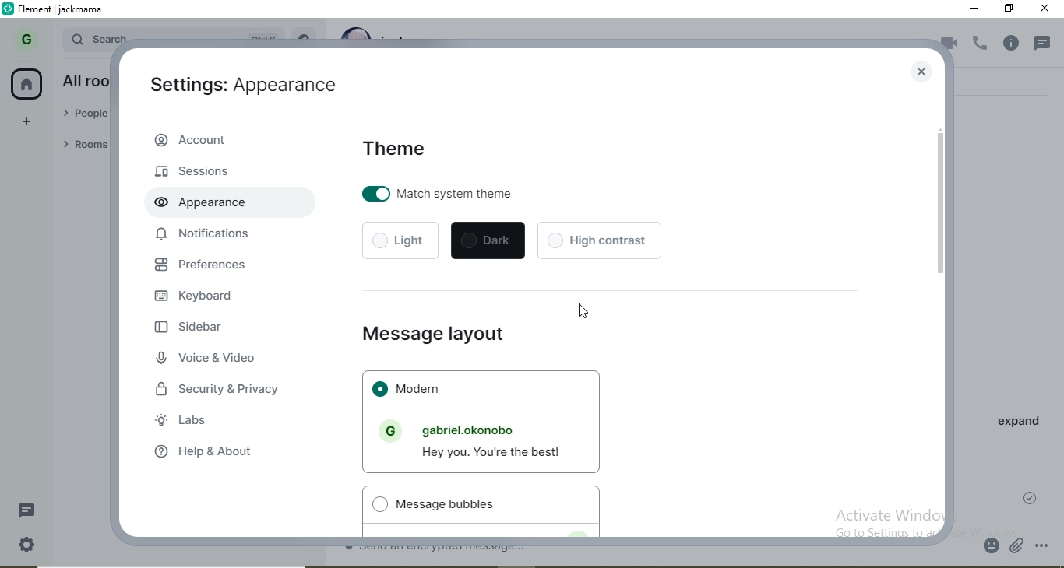 This screenshot has height=568, width=1064. I want to click on sessions, so click(195, 170).